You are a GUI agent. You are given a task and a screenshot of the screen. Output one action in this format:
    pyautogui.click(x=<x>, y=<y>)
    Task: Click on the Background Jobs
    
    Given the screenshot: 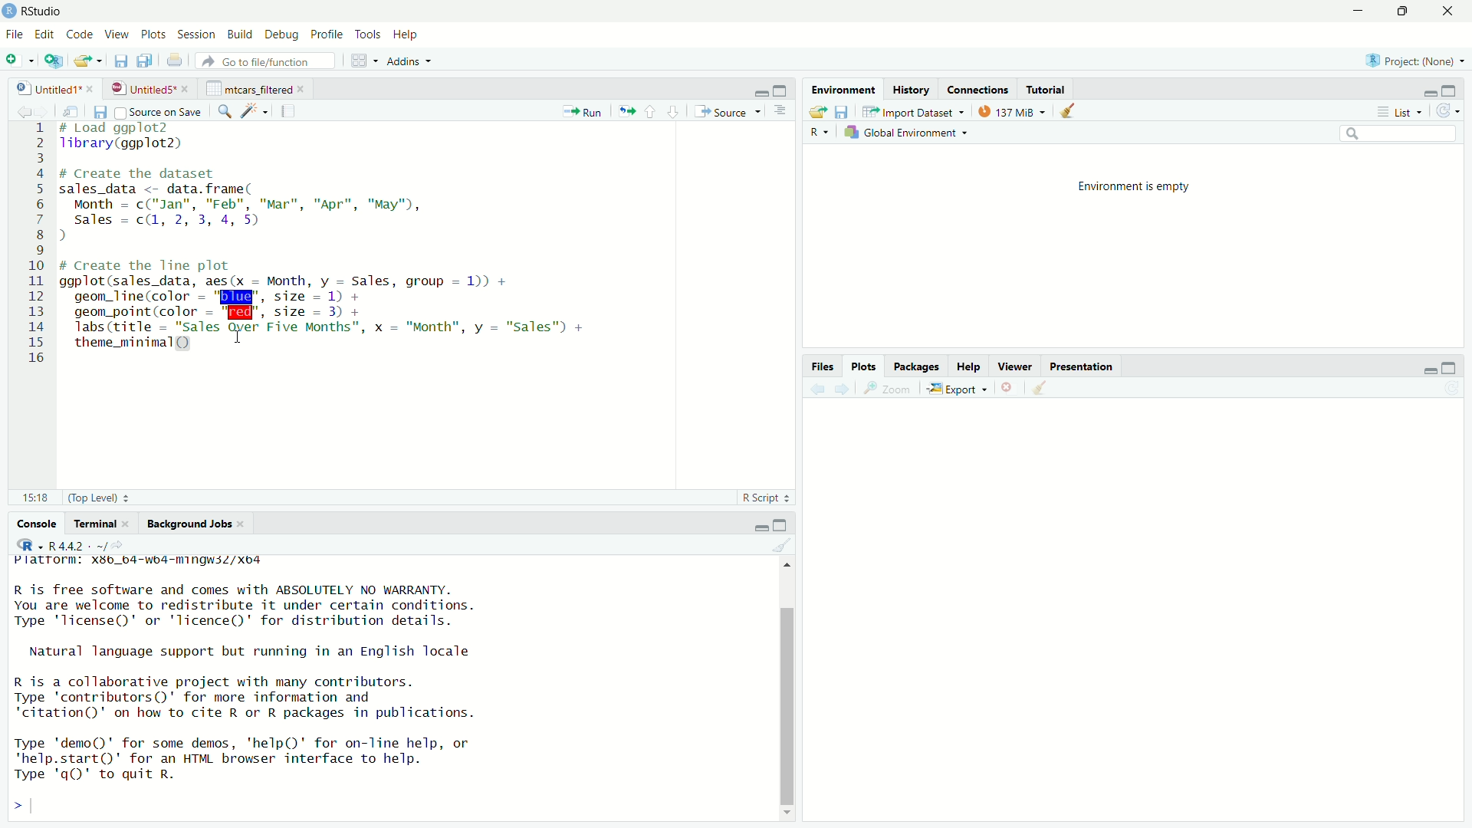 What is the action you would take?
    pyautogui.click(x=189, y=524)
    